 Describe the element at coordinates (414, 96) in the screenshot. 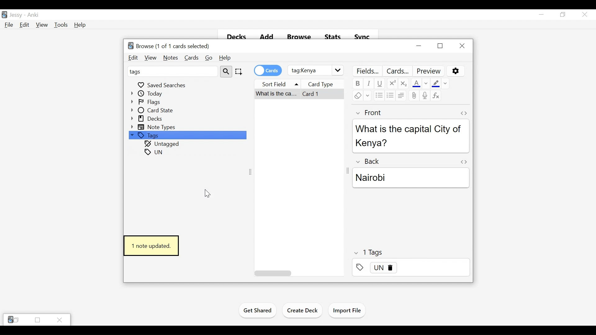

I see `Attach pictures/audio/files` at that location.